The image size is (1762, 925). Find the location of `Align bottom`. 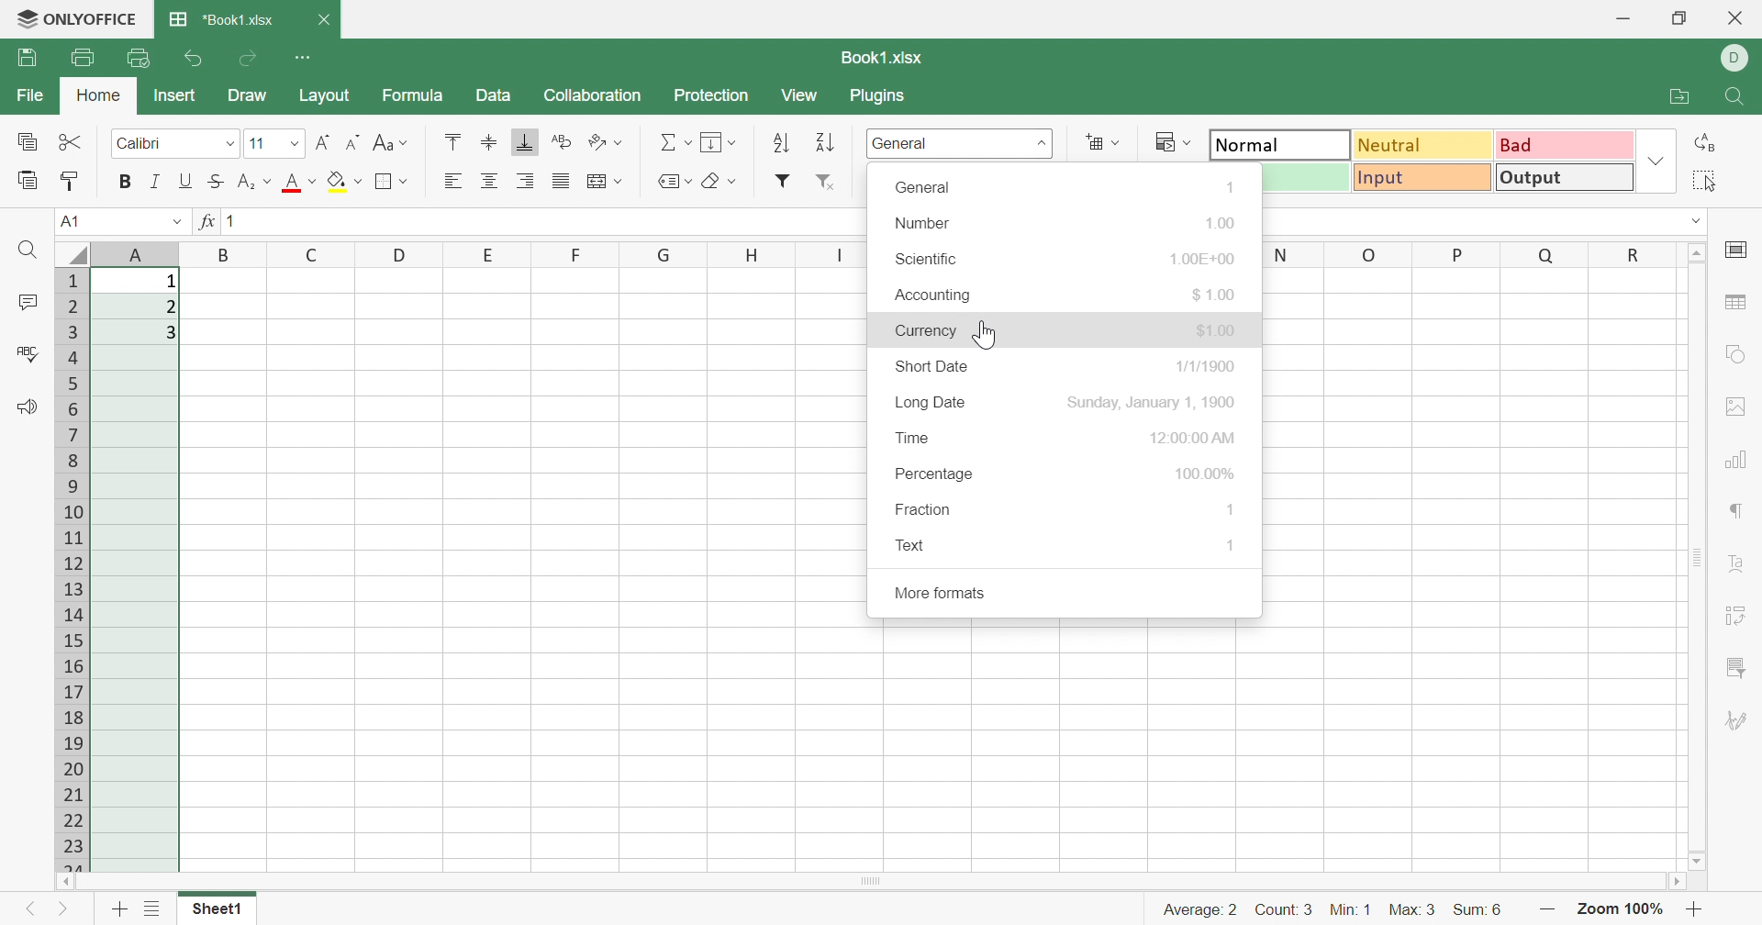

Align bottom is located at coordinates (522, 141).